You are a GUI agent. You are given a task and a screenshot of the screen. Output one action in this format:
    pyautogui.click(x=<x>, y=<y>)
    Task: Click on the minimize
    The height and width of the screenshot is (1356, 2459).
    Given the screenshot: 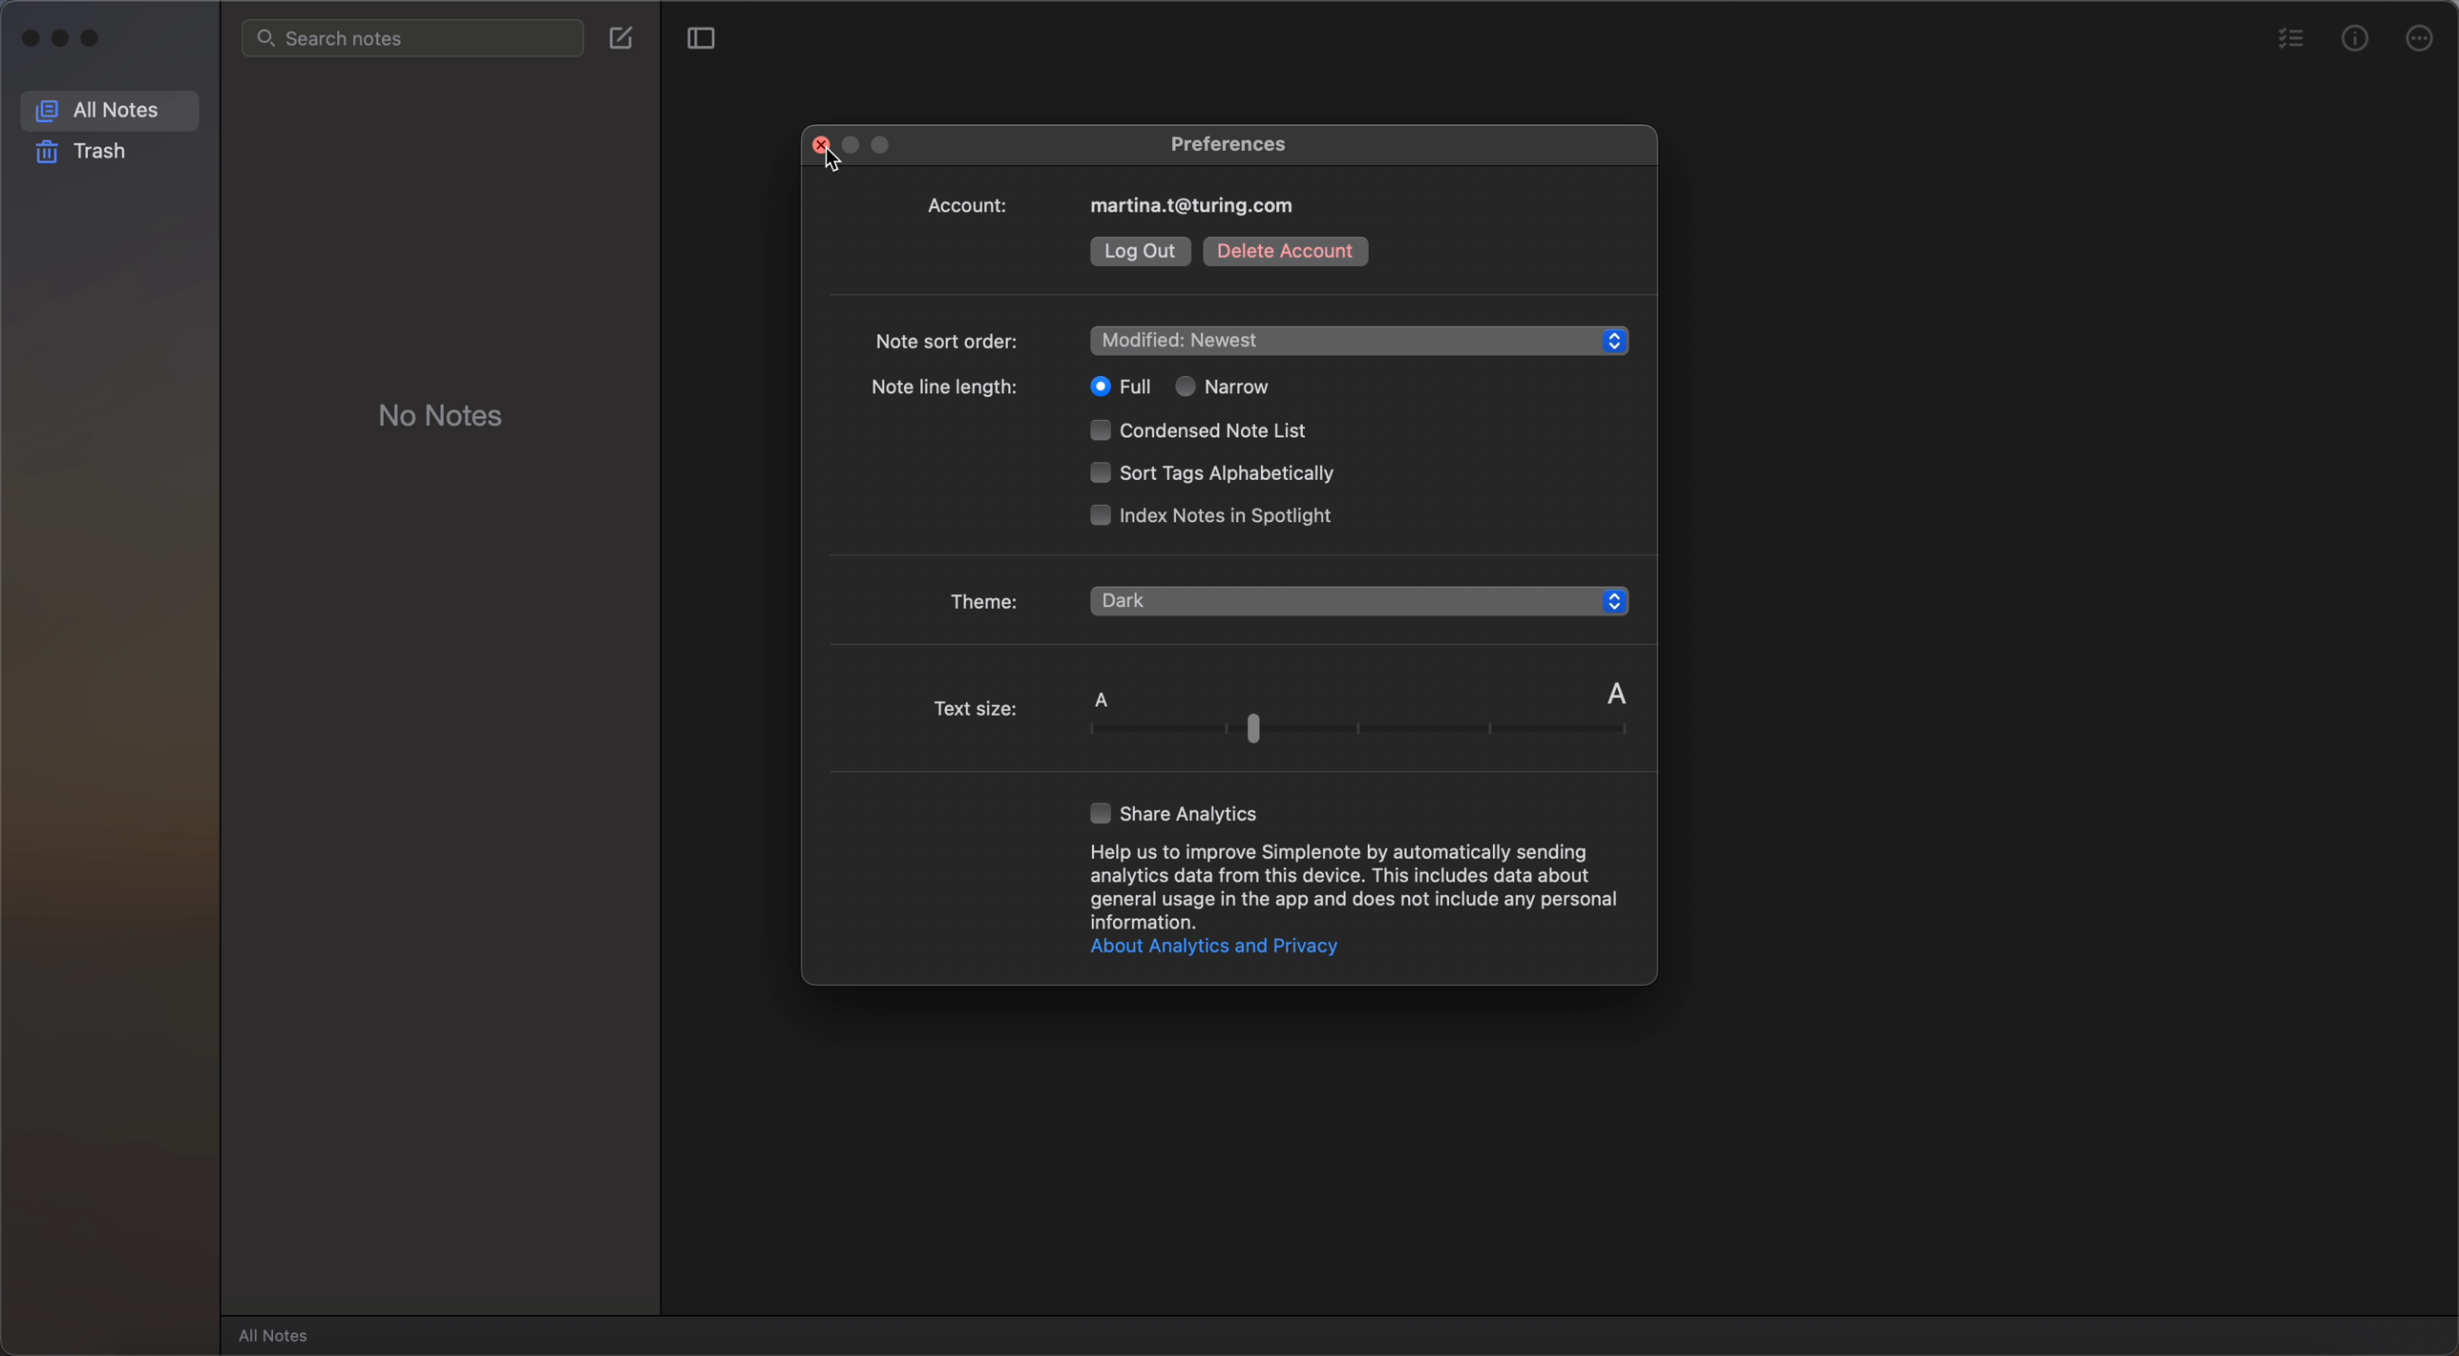 What is the action you would take?
    pyautogui.click(x=66, y=40)
    